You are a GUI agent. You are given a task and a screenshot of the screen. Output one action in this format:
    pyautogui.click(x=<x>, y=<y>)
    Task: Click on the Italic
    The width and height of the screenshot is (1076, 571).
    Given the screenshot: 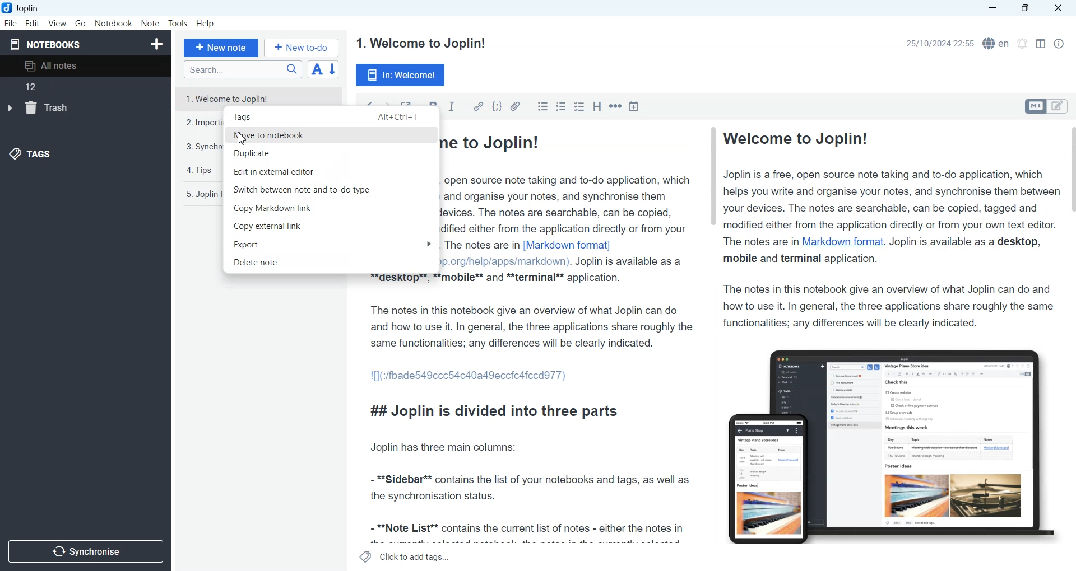 What is the action you would take?
    pyautogui.click(x=452, y=106)
    